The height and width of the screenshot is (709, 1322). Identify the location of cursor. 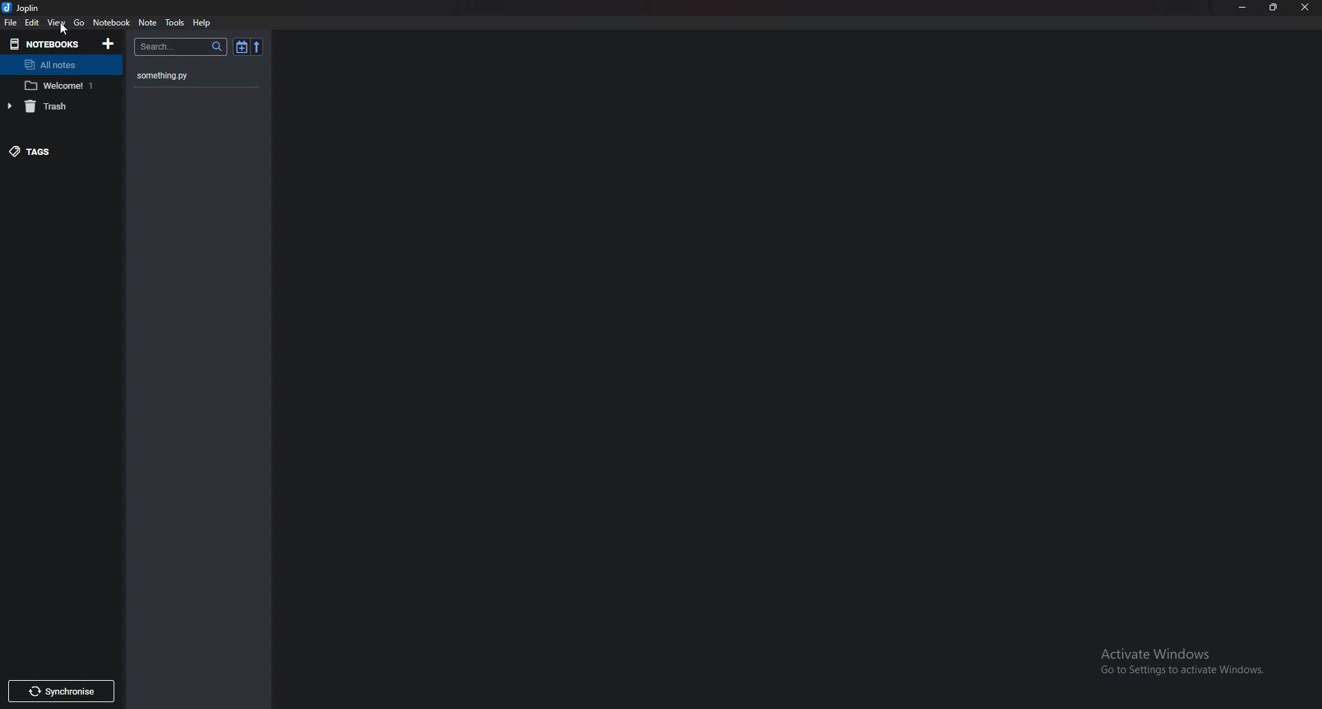
(66, 31).